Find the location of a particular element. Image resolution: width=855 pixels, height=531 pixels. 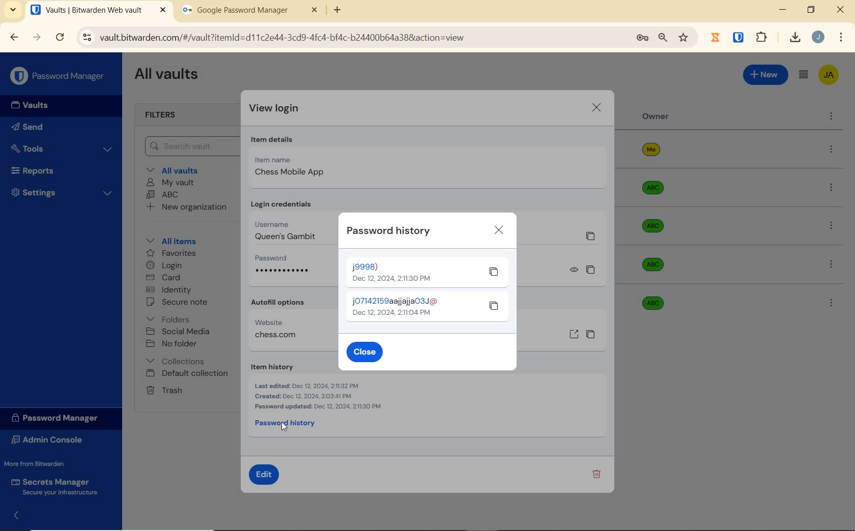

Item history is located at coordinates (282, 367).